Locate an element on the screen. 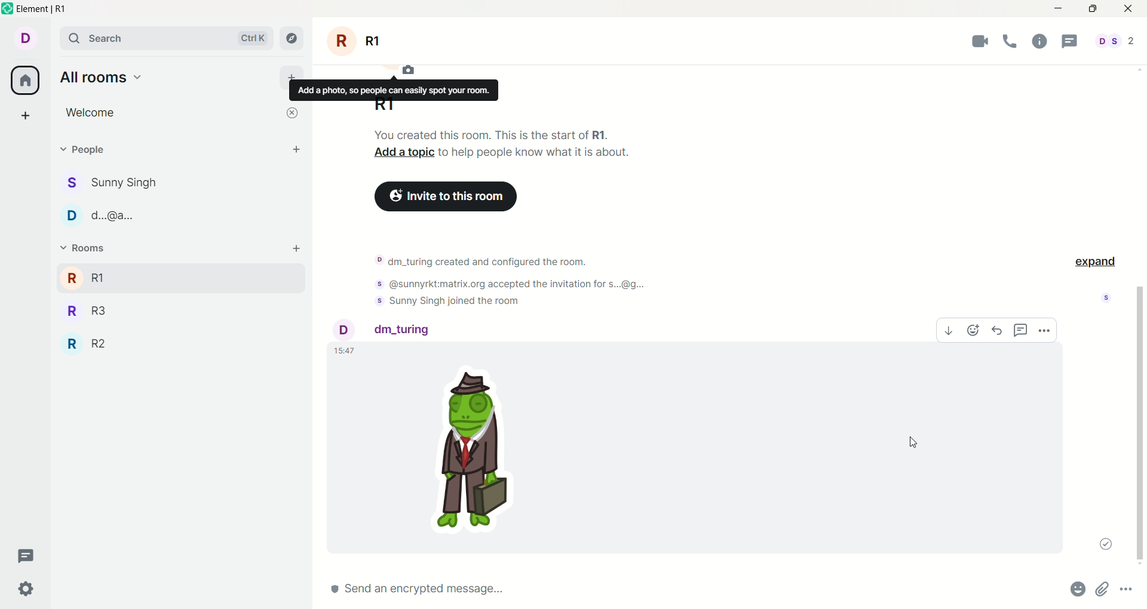  d...@a... chat is located at coordinates (100, 216).